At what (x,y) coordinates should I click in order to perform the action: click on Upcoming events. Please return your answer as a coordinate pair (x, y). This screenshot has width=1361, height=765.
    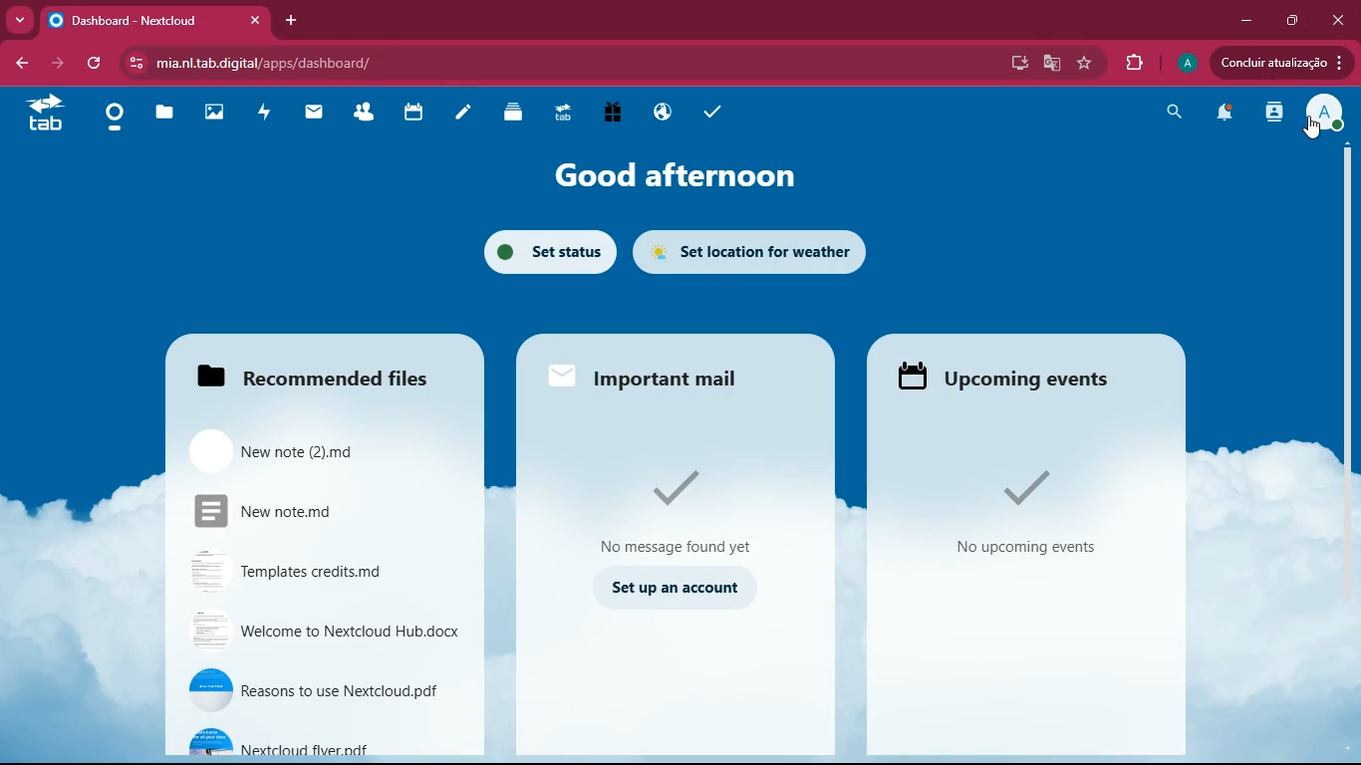
    Looking at the image, I should click on (1014, 375).